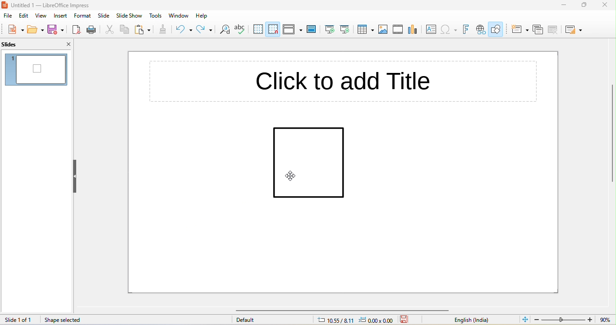  Describe the element at coordinates (75, 176) in the screenshot. I see `hide` at that location.